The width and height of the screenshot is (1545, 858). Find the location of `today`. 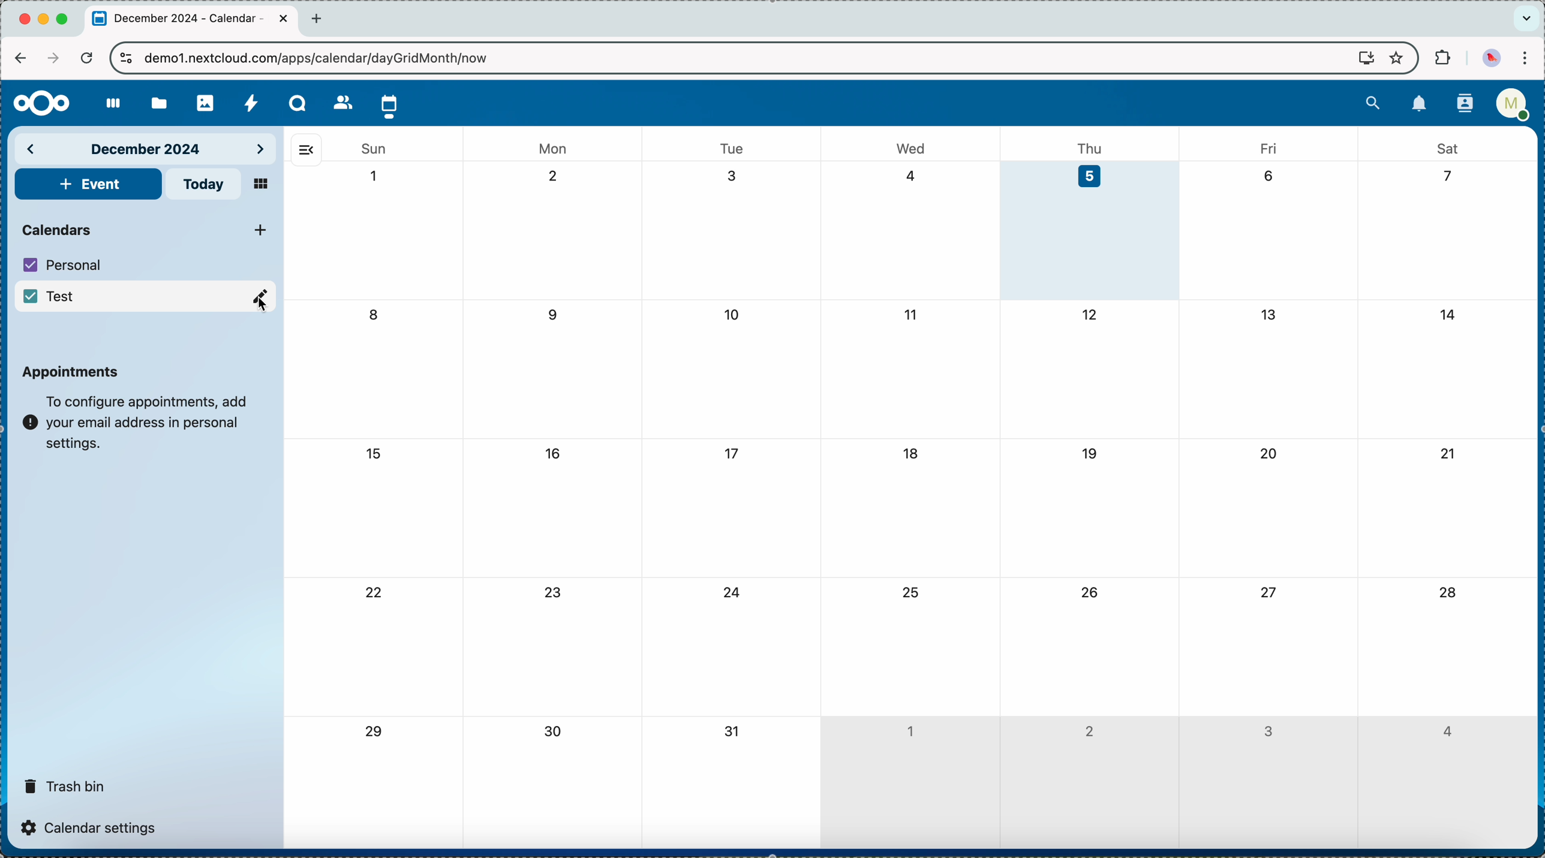

today is located at coordinates (205, 184).